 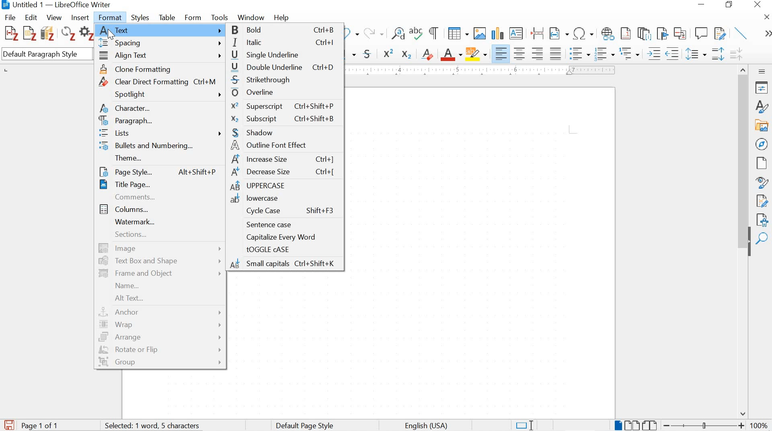 What do you see at coordinates (111, 16) in the screenshot?
I see `format` at bounding box center [111, 16].